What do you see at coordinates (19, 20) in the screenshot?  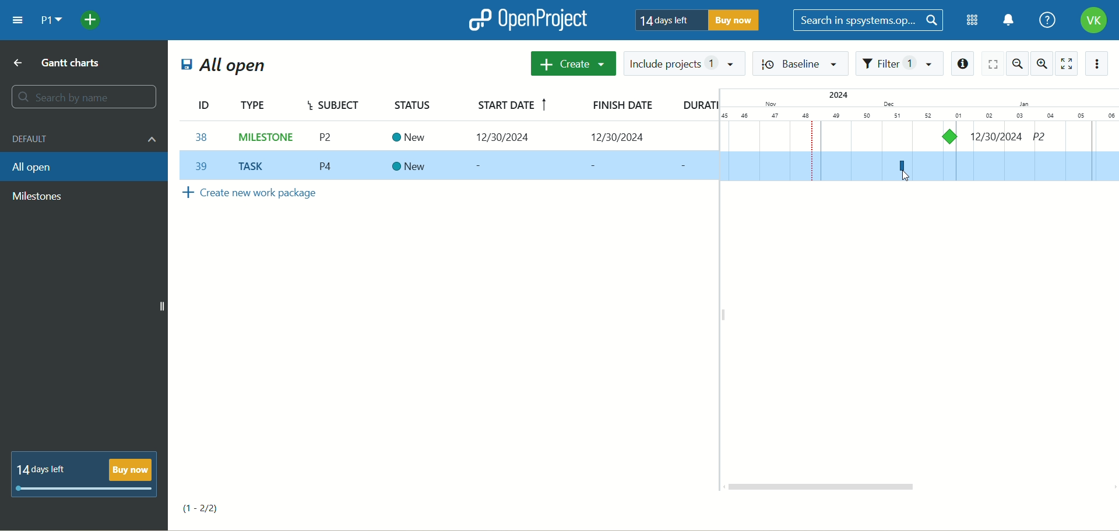 I see `menu` at bounding box center [19, 20].